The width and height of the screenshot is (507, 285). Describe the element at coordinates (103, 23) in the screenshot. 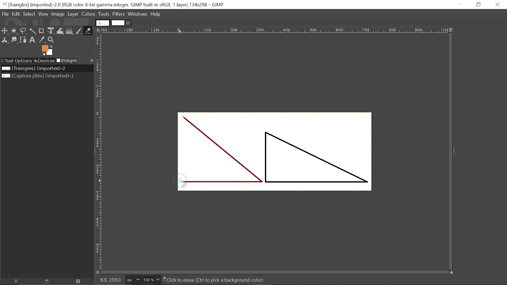

I see `Other tab` at that location.